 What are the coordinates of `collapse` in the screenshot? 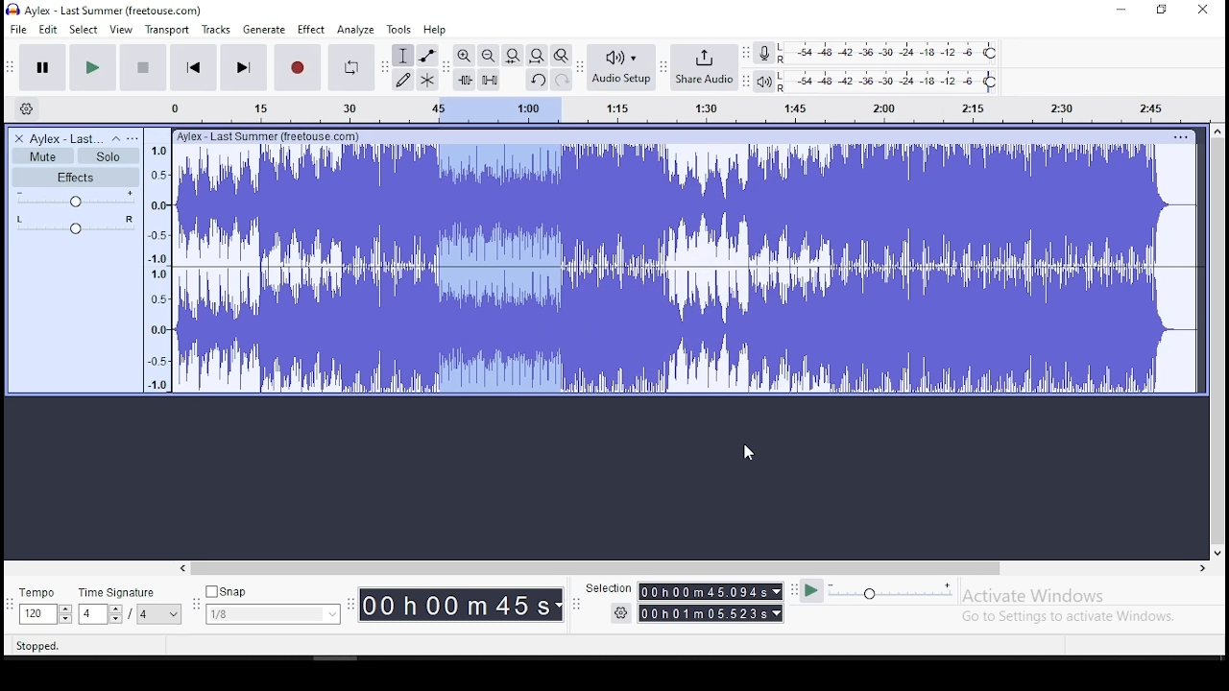 It's located at (115, 139).